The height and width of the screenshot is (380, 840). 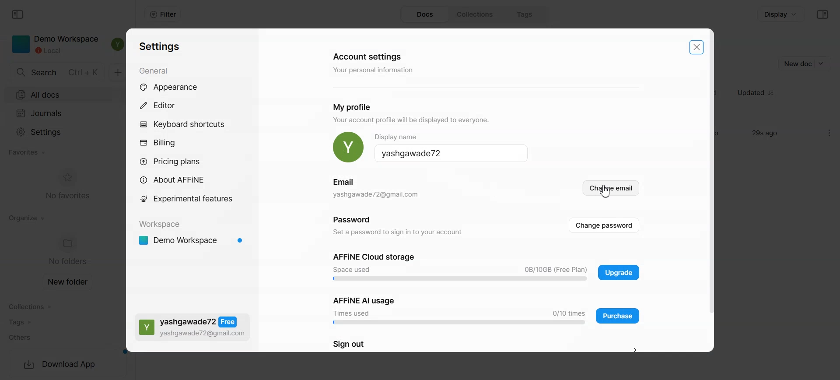 What do you see at coordinates (412, 121) in the screenshot?
I see `your account profile will be displayed to everyone` at bounding box center [412, 121].